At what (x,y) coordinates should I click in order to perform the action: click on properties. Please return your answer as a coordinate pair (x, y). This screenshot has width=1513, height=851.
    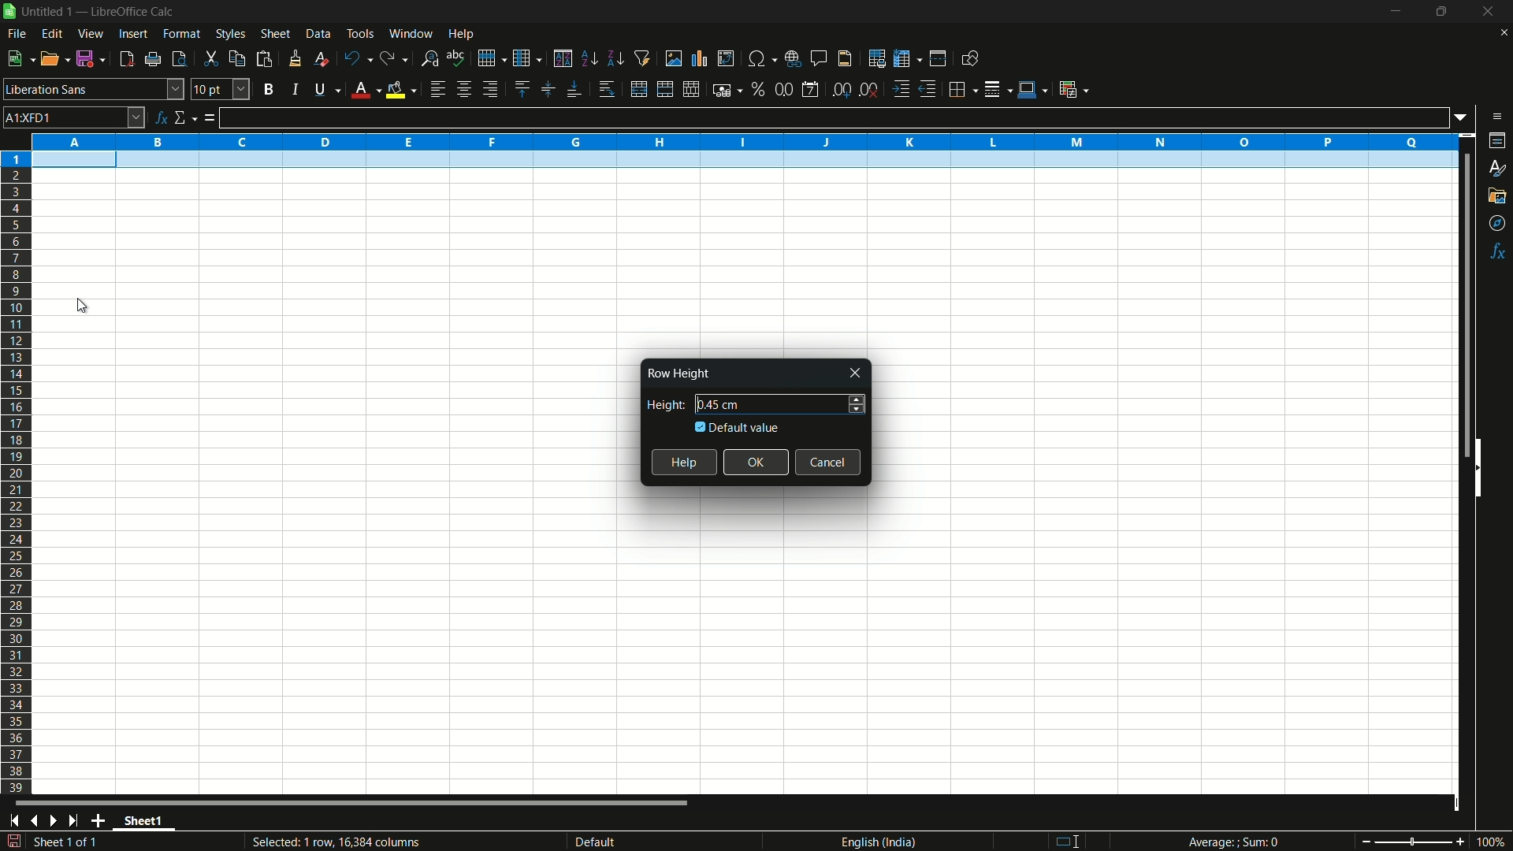
    Looking at the image, I should click on (1498, 140).